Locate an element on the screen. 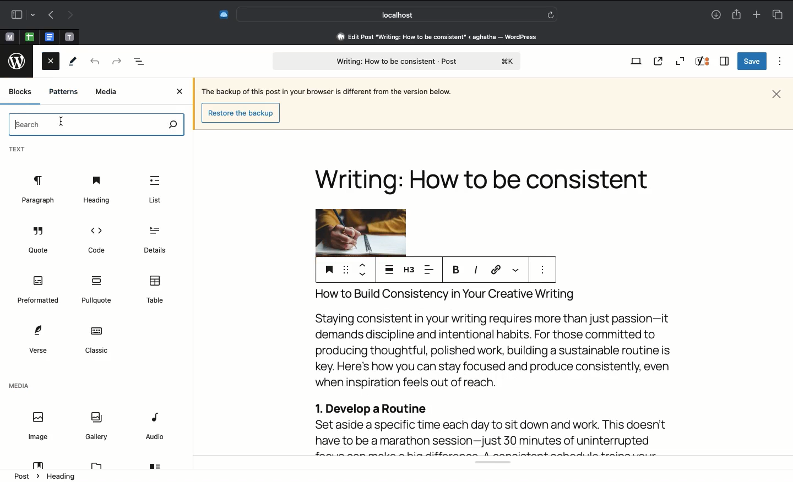  H3 is located at coordinates (409, 269).